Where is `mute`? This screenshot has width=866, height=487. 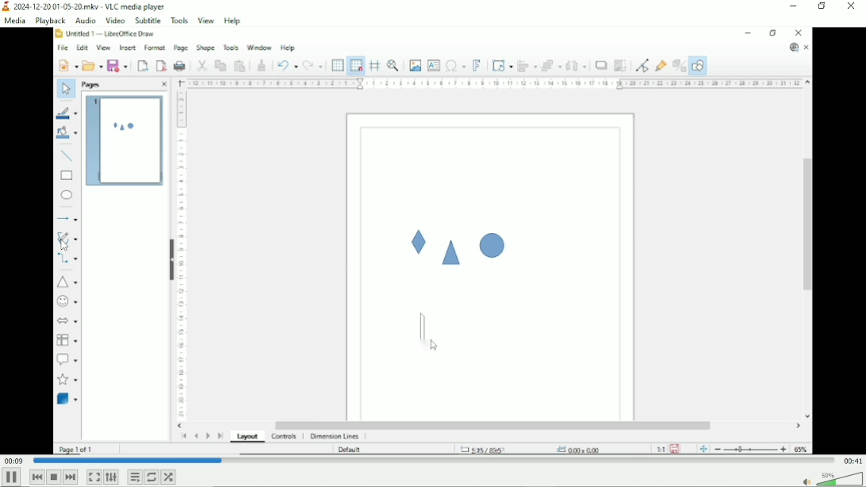 mute is located at coordinates (807, 481).